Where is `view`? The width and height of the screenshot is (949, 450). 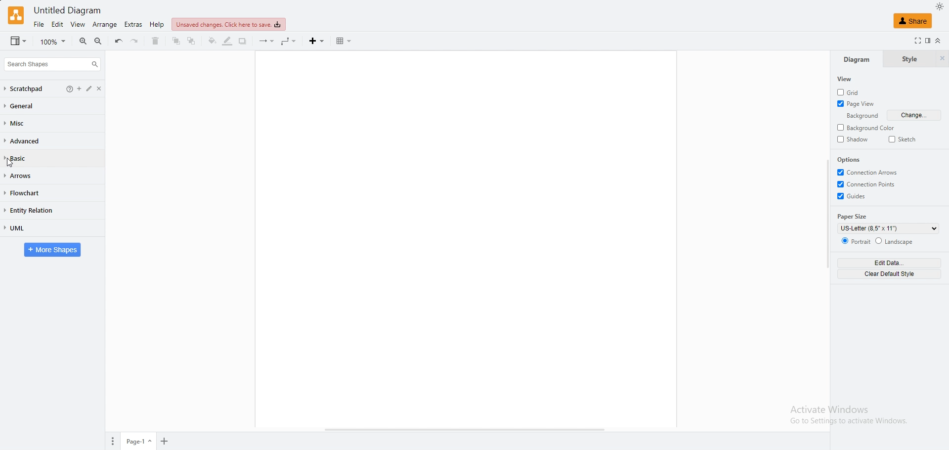 view is located at coordinates (18, 42).